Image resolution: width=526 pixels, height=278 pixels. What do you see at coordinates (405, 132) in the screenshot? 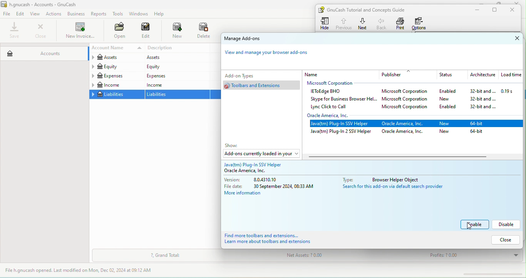
I see `oracle america lnc` at bounding box center [405, 132].